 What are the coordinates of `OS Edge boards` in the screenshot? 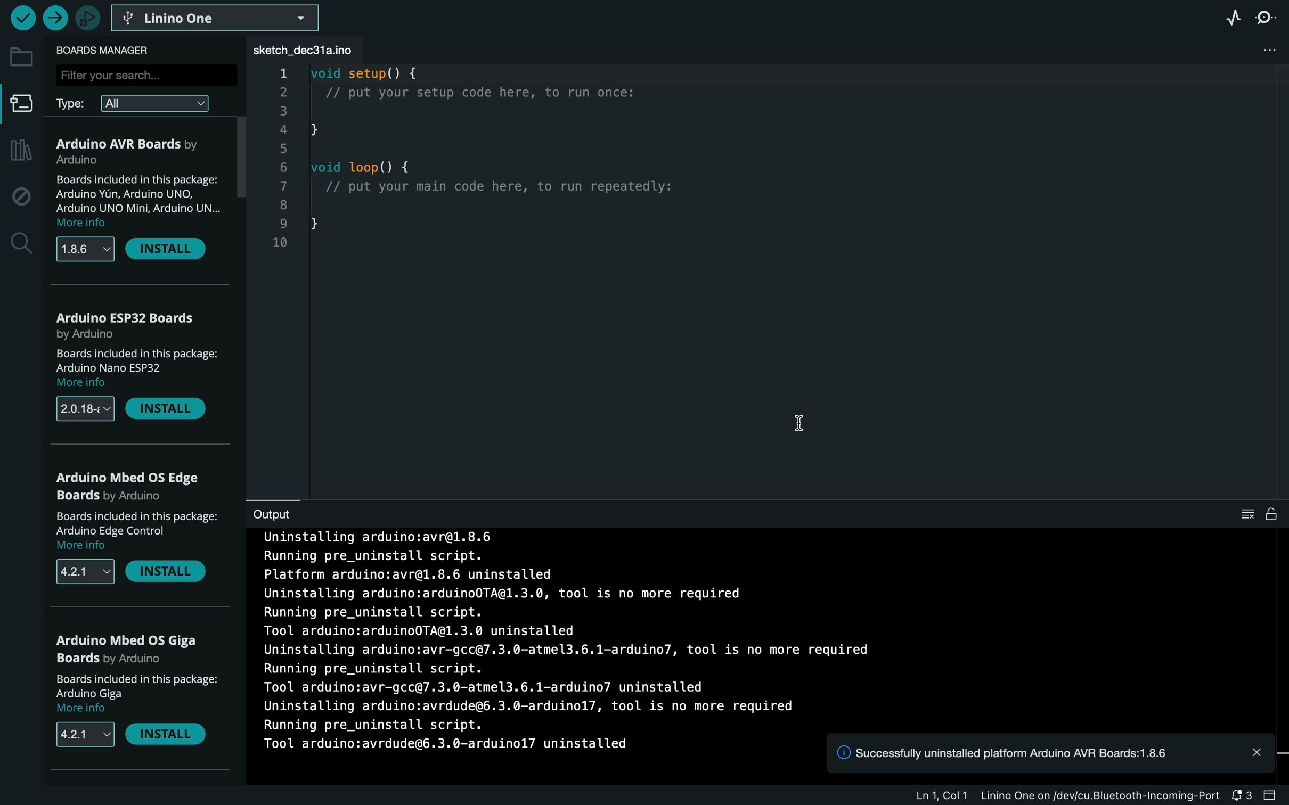 It's located at (133, 487).